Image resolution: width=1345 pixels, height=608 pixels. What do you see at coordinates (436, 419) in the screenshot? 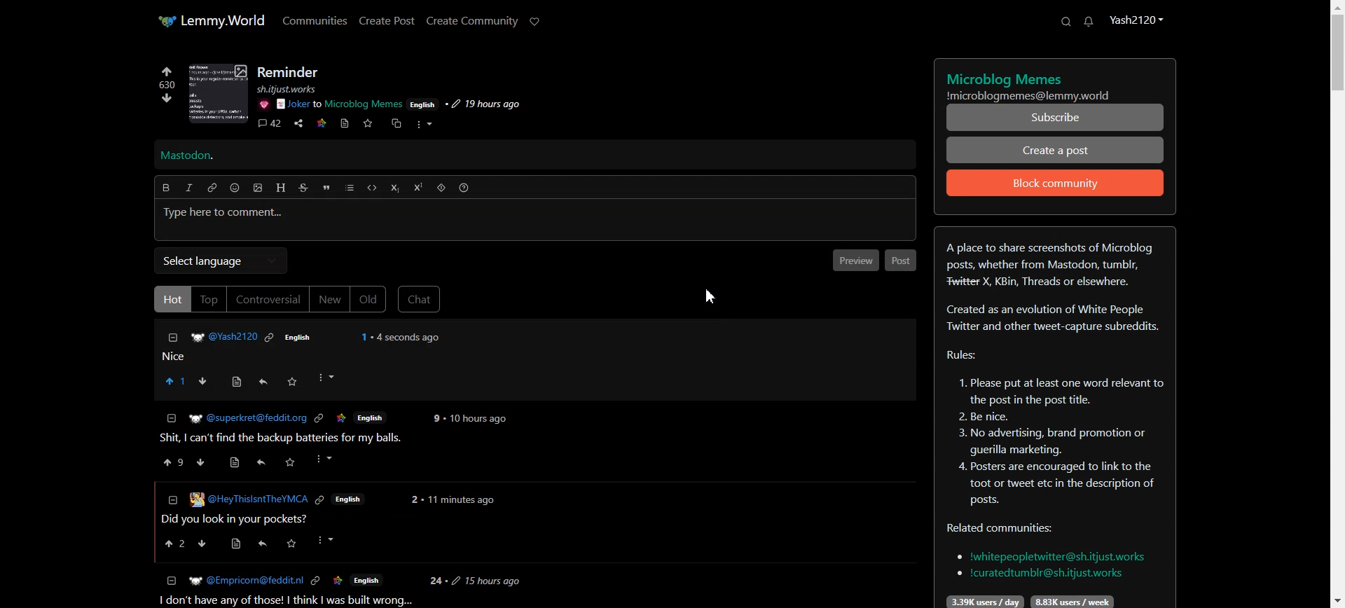
I see `2` at bounding box center [436, 419].